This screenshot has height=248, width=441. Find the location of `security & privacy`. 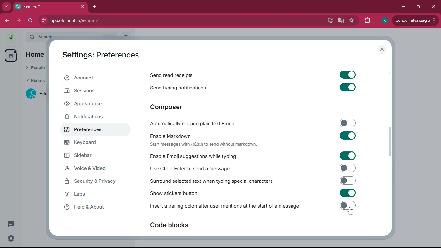

security & privacy is located at coordinates (93, 181).